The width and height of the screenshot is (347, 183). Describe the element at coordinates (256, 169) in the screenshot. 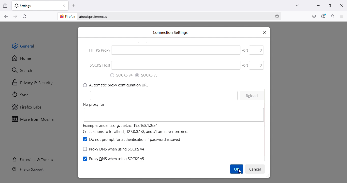

I see `Settings` at that location.